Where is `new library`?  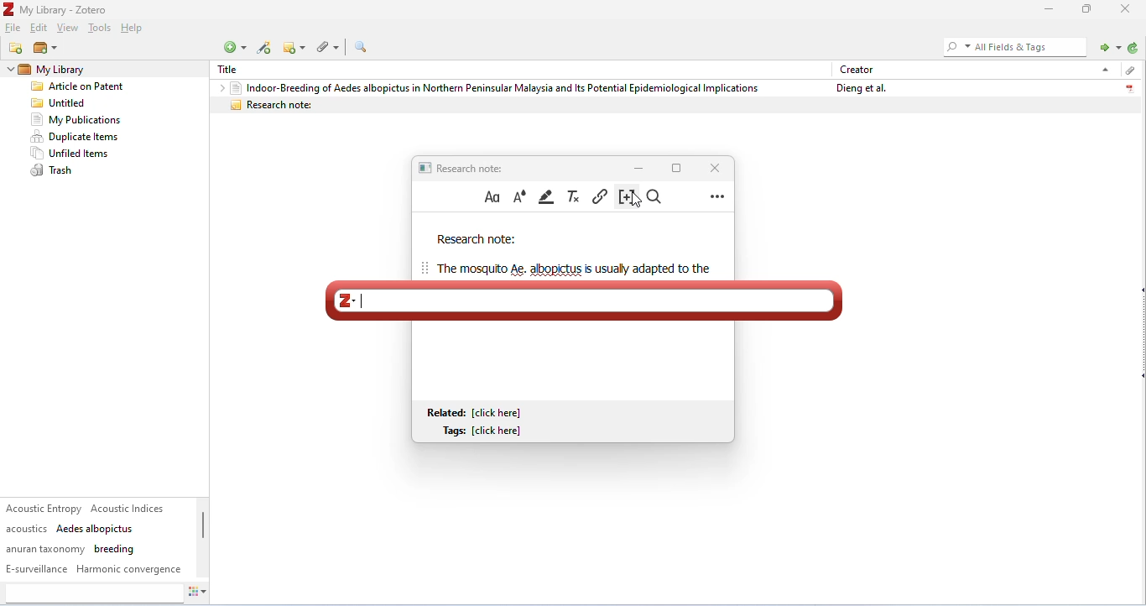 new library is located at coordinates (44, 49).